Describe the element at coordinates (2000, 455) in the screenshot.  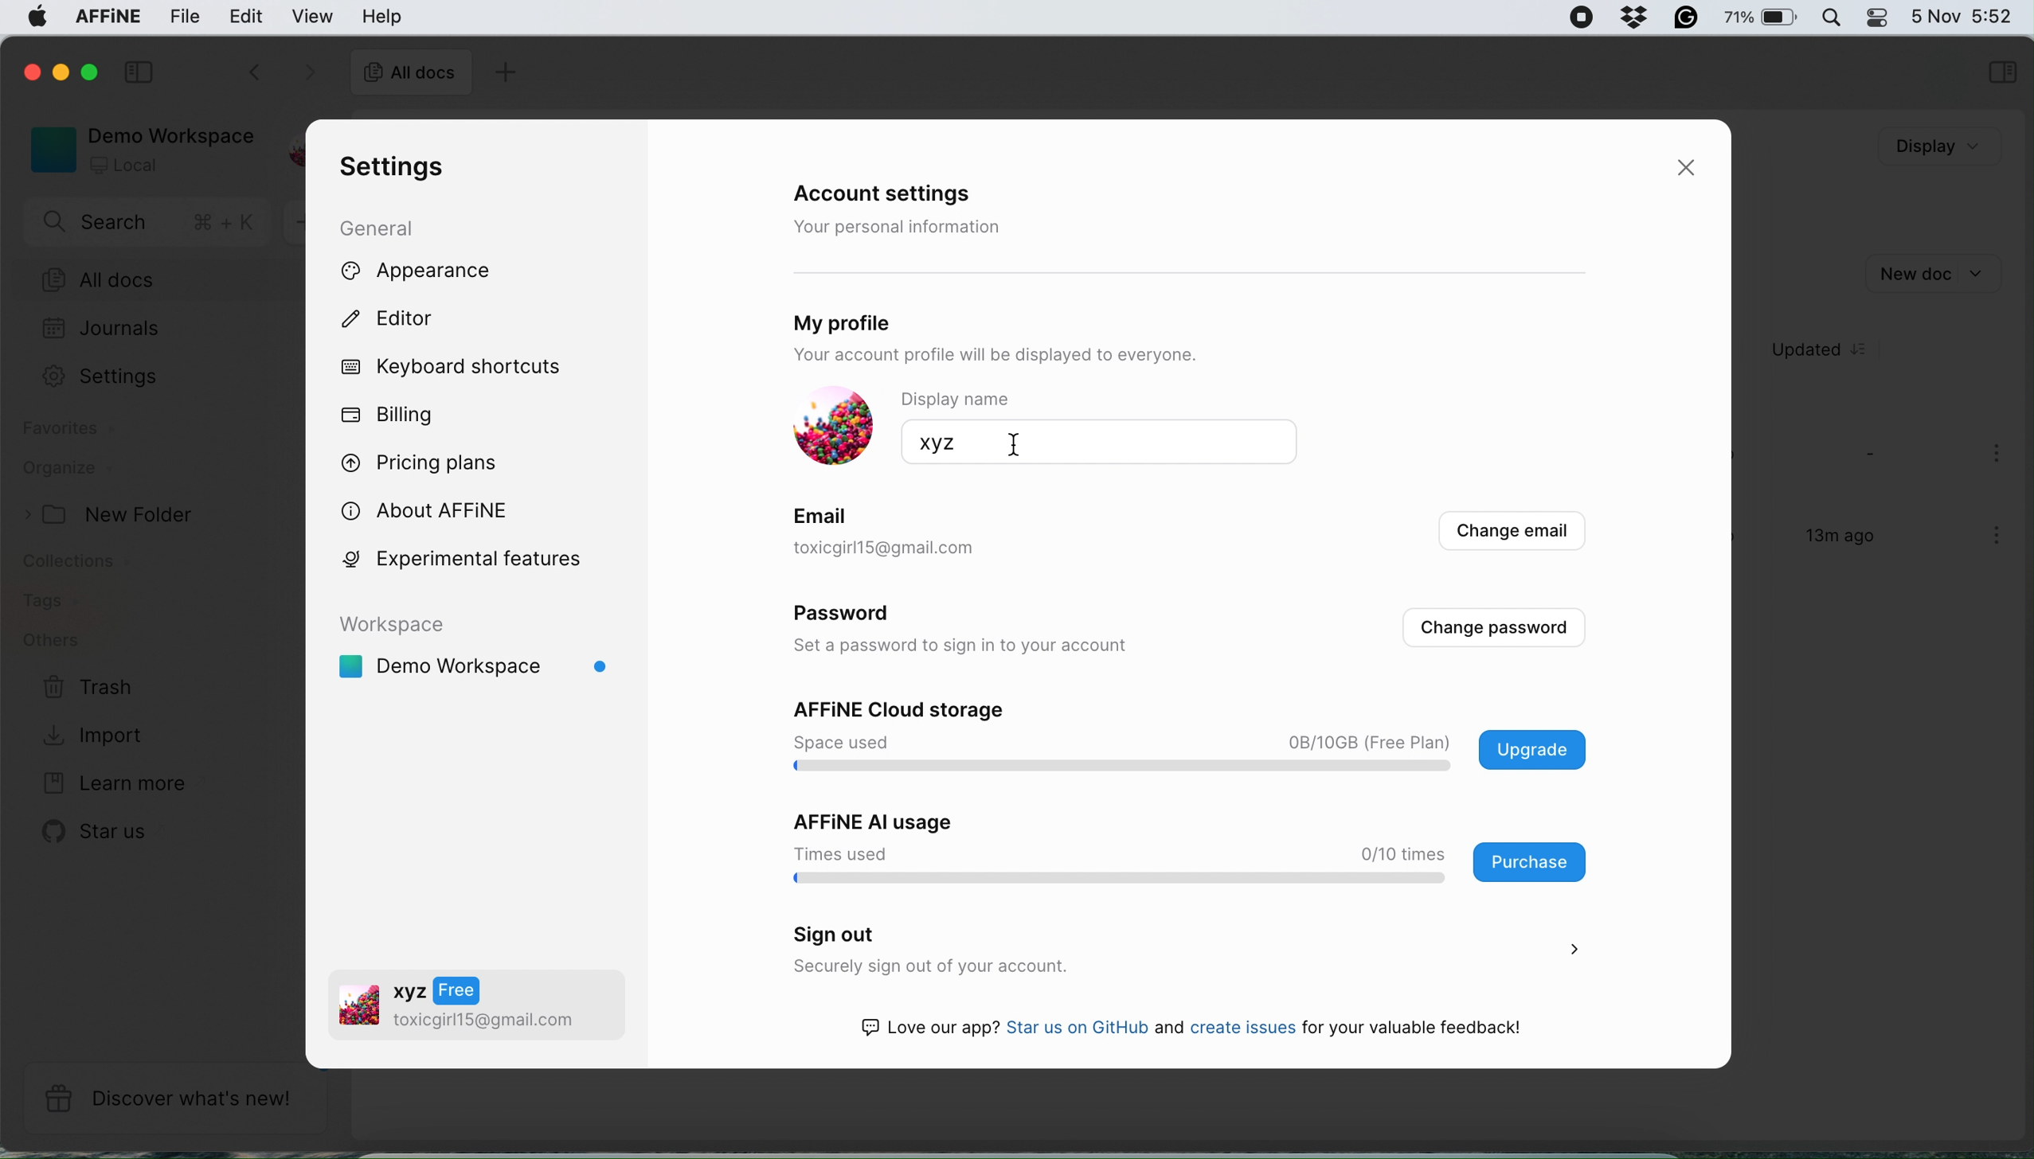
I see `more options` at that location.